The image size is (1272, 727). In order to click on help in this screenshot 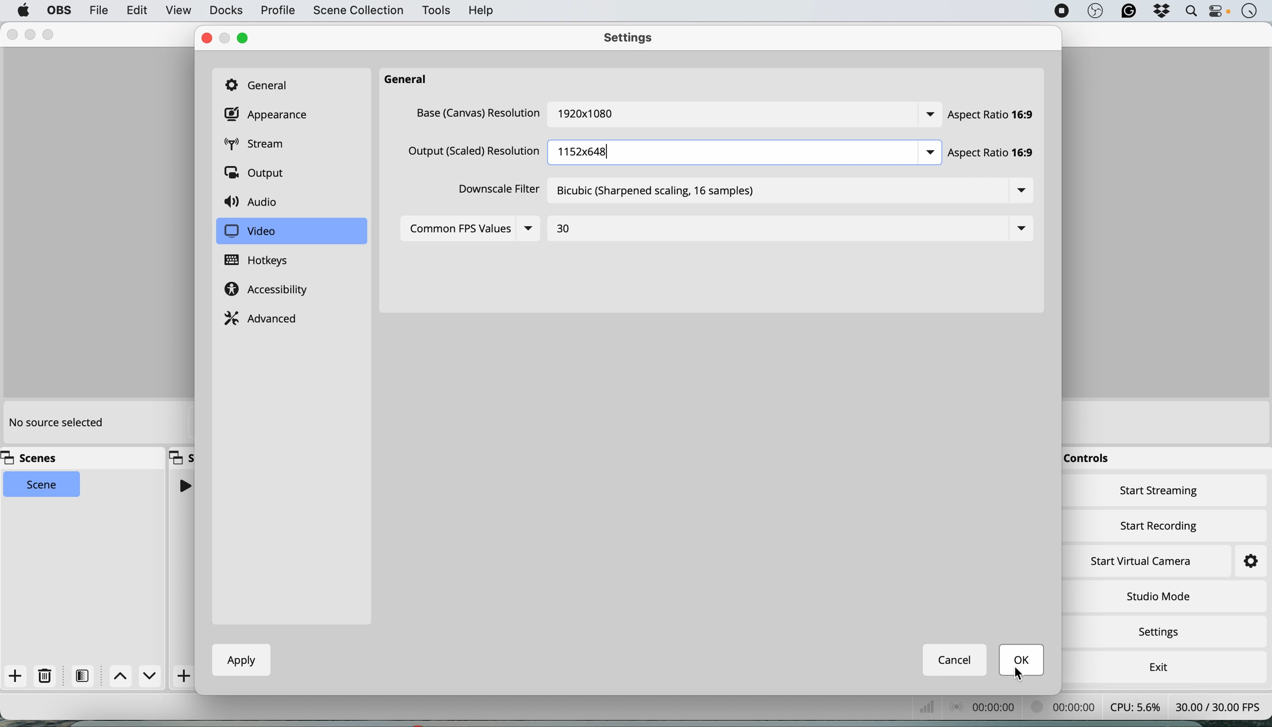, I will do `click(483, 10)`.